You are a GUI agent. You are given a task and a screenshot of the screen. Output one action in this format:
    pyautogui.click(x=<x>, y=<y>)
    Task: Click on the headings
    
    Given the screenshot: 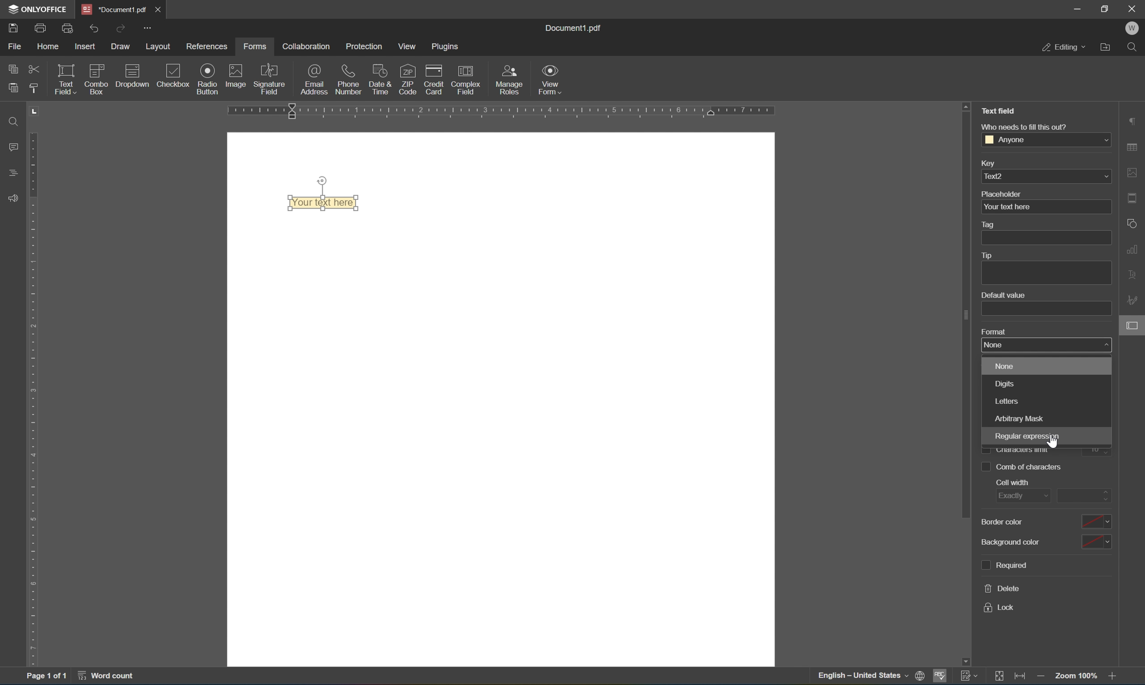 What is the action you would take?
    pyautogui.click(x=9, y=172)
    